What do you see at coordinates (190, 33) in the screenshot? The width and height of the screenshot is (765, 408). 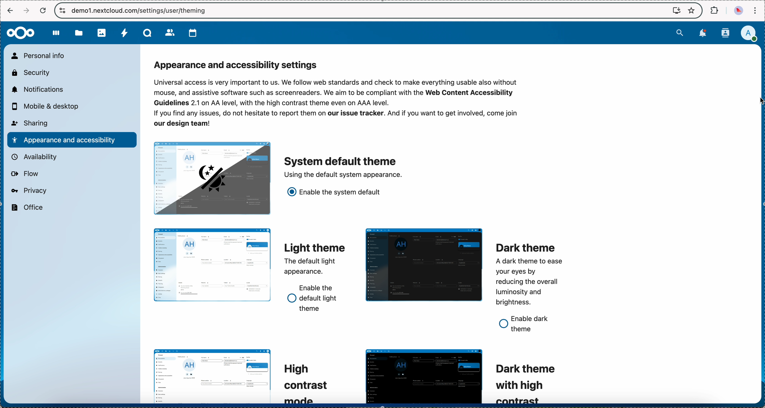 I see `calendar` at bounding box center [190, 33].